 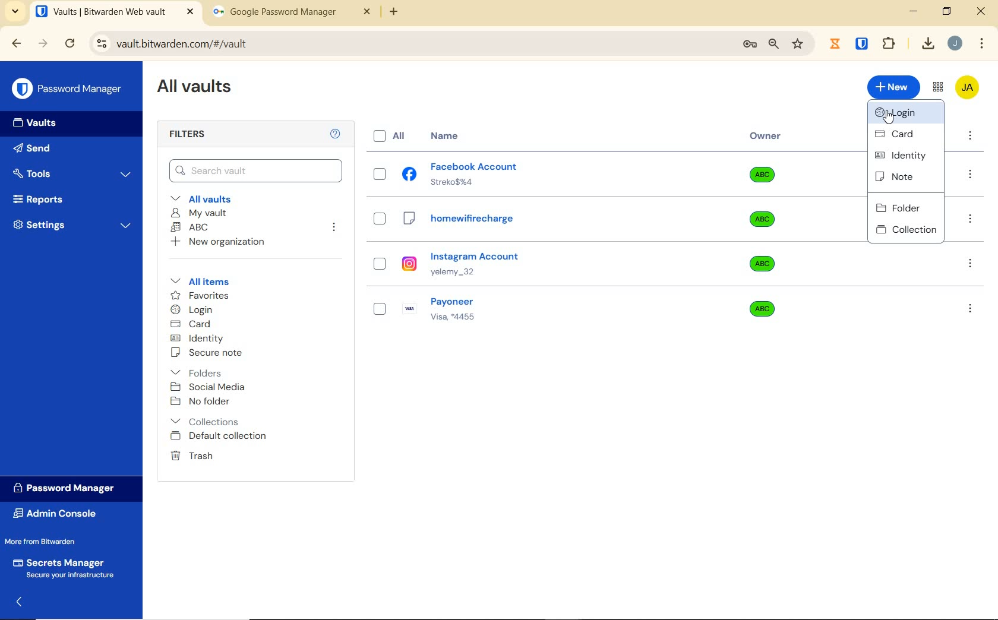 What do you see at coordinates (199, 213) in the screenshot?
I see `My Vault` at bounding box center [199, 213].